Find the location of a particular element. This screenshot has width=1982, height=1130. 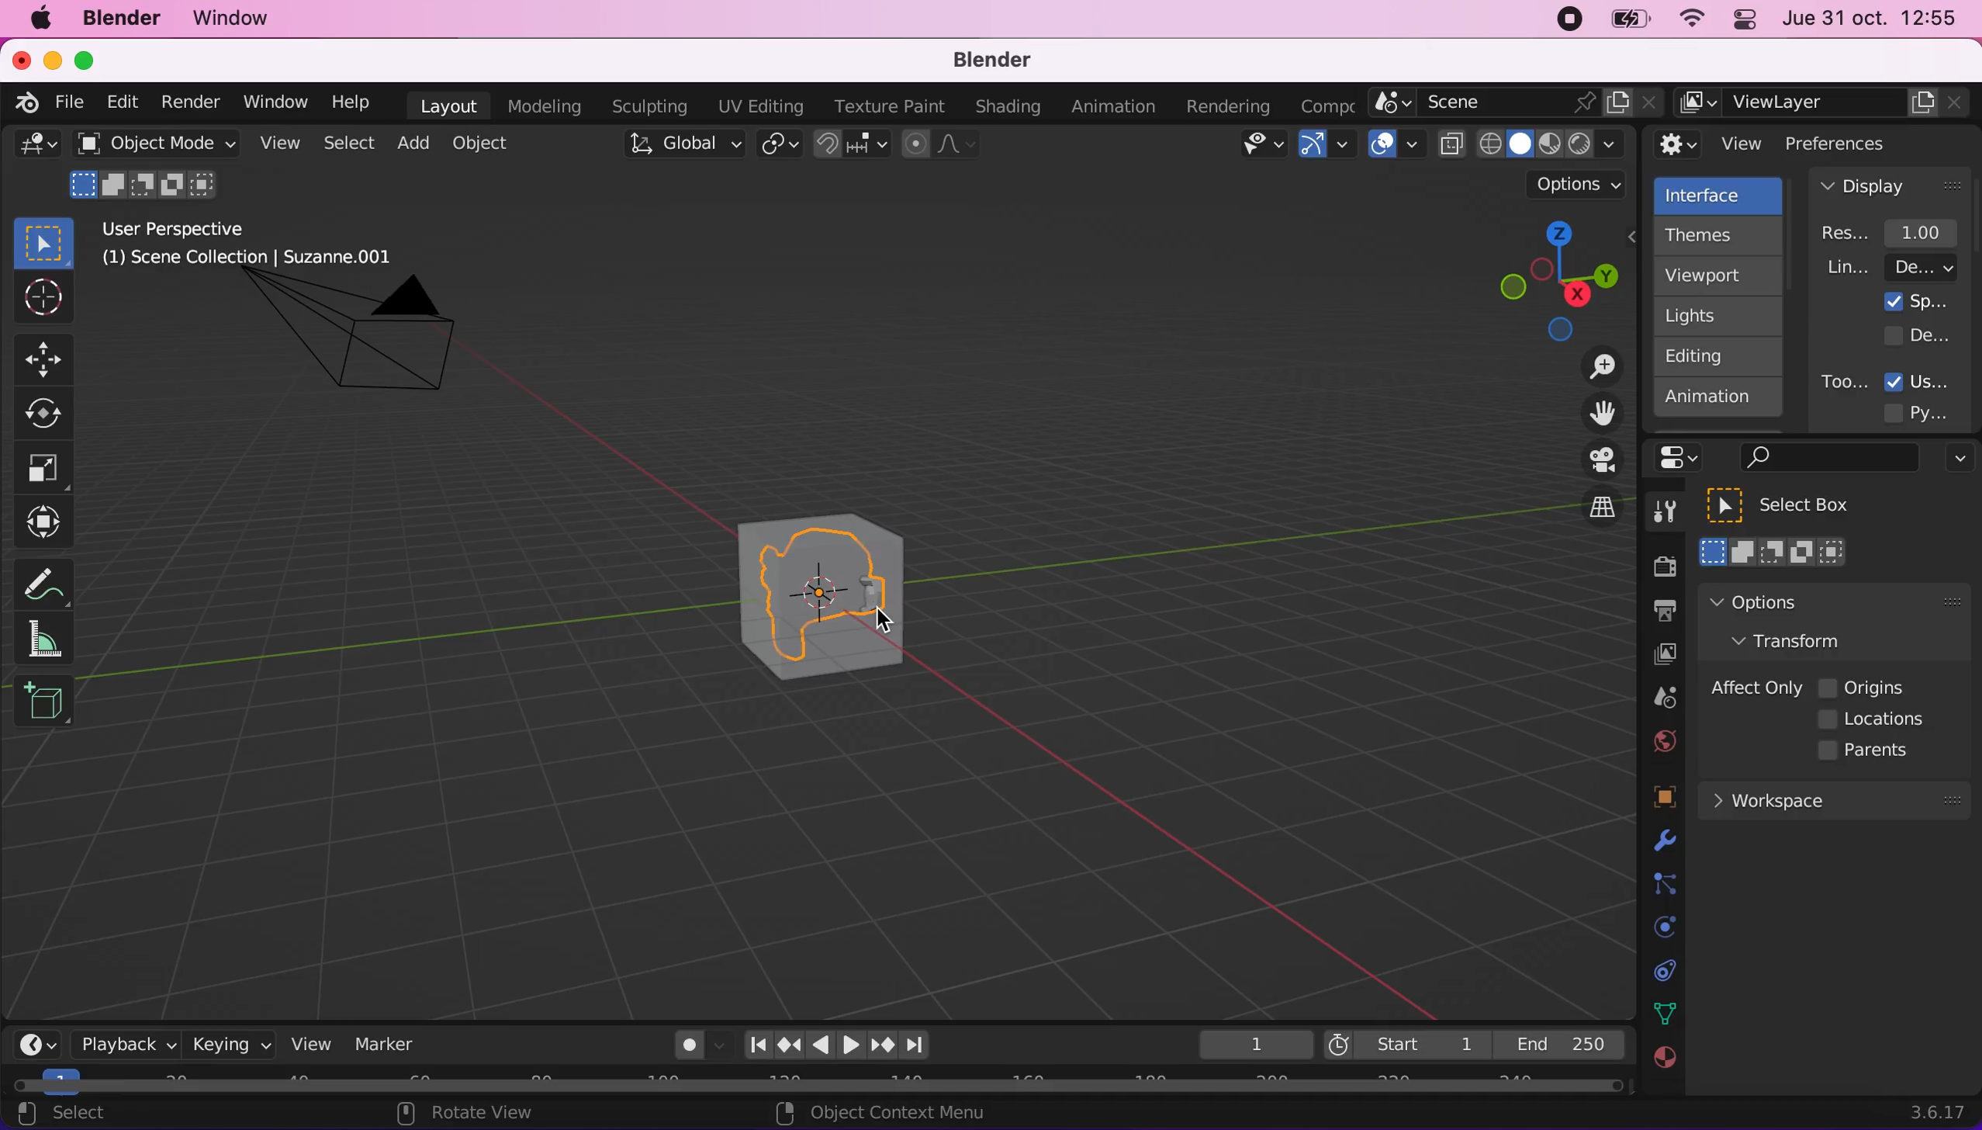

measure is located at coordinates (54, 638).